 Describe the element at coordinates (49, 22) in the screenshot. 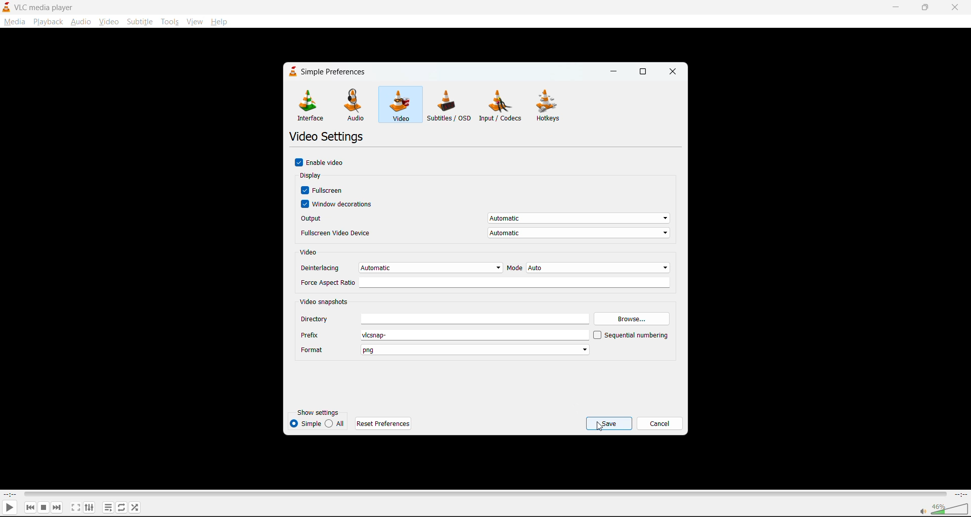

I see `playback` at that location.